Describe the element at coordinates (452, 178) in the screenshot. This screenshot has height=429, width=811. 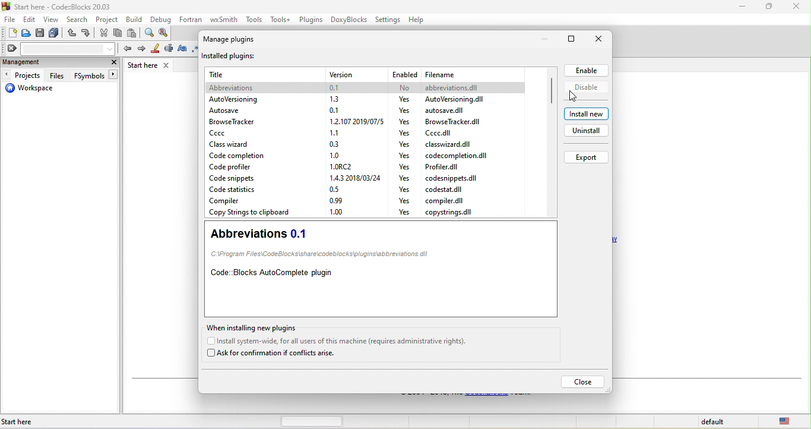
I see `file` at that location.